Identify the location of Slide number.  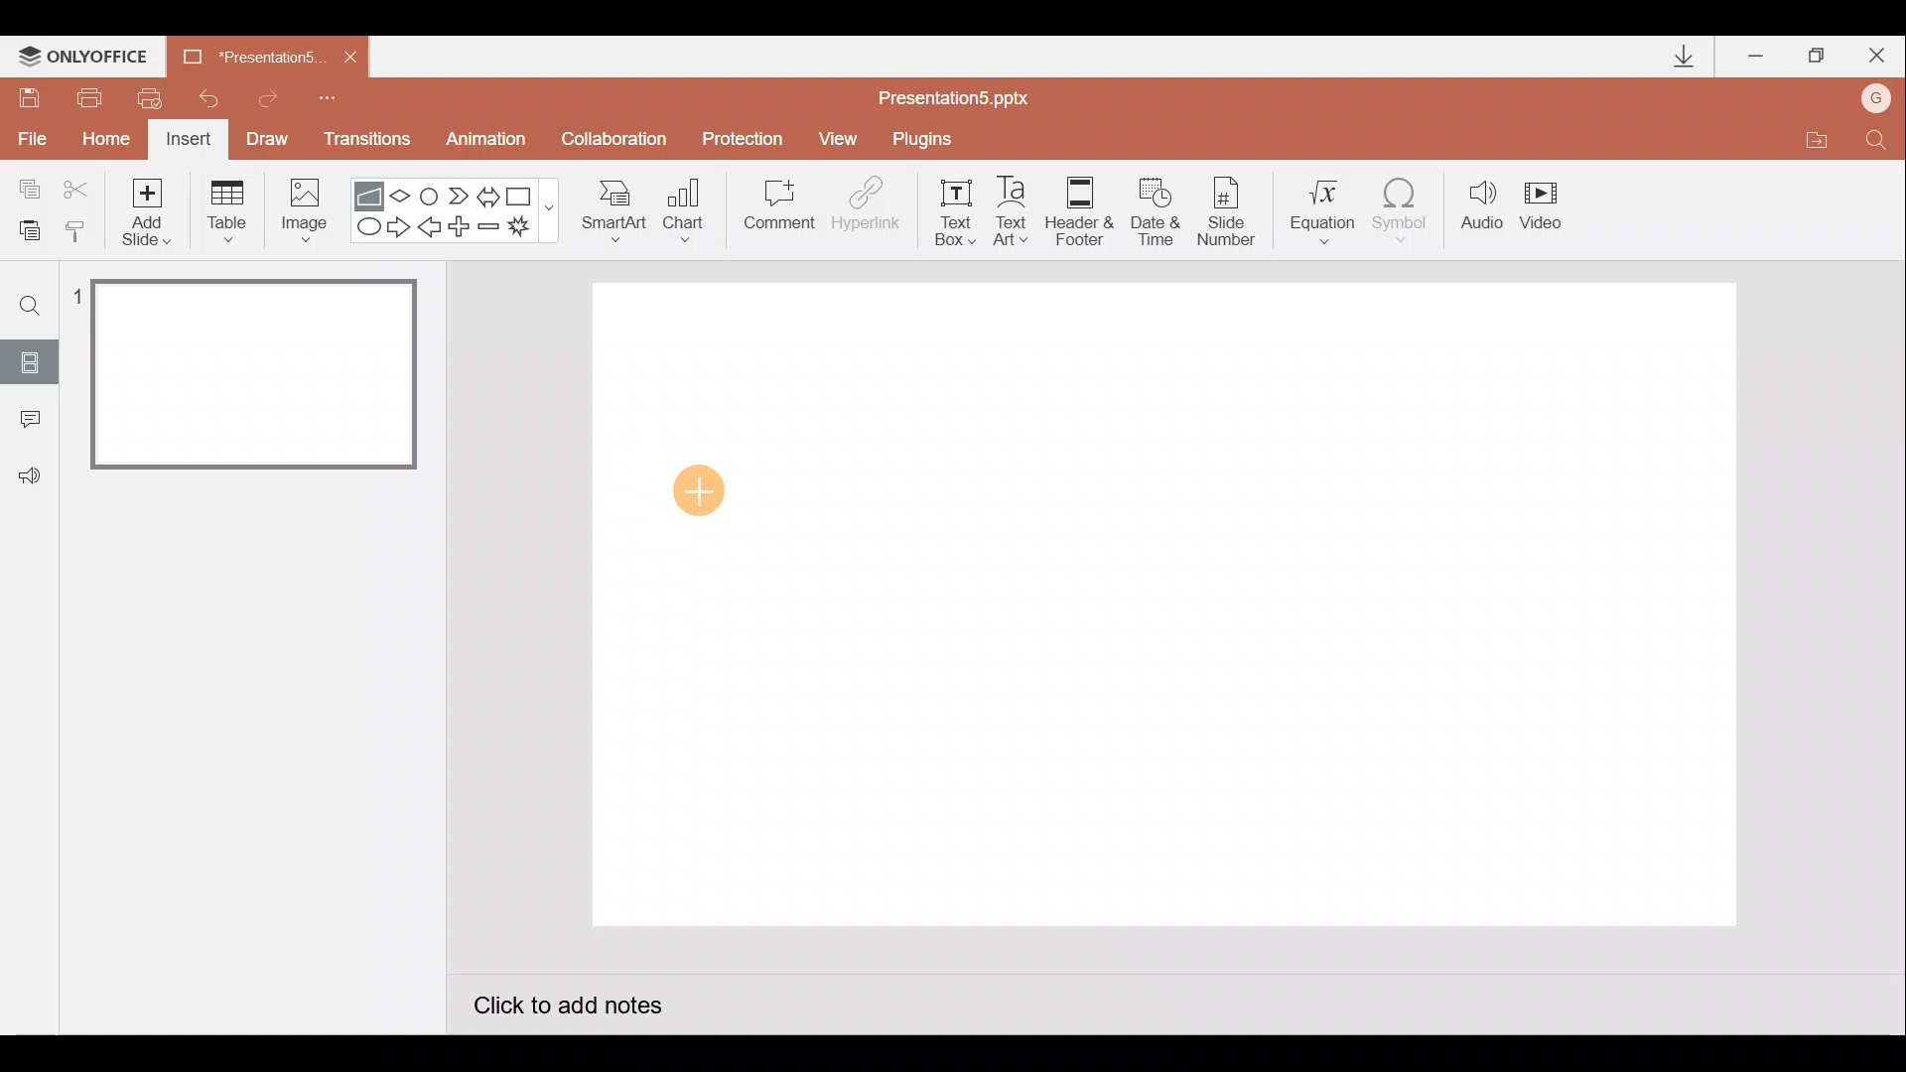
(1232, 211).